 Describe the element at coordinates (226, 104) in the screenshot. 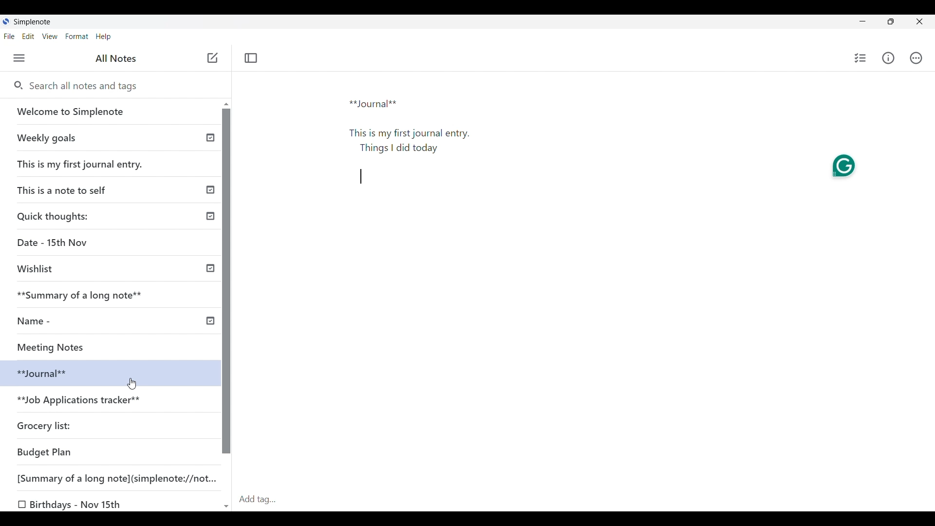

I see `Quick slide to top` at that location.